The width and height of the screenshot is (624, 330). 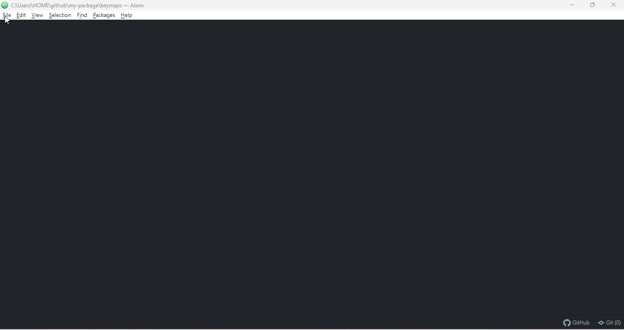 I want to click on c:\ users \home\github\my package\keymaps-atoms, so click(x=78, y=5).